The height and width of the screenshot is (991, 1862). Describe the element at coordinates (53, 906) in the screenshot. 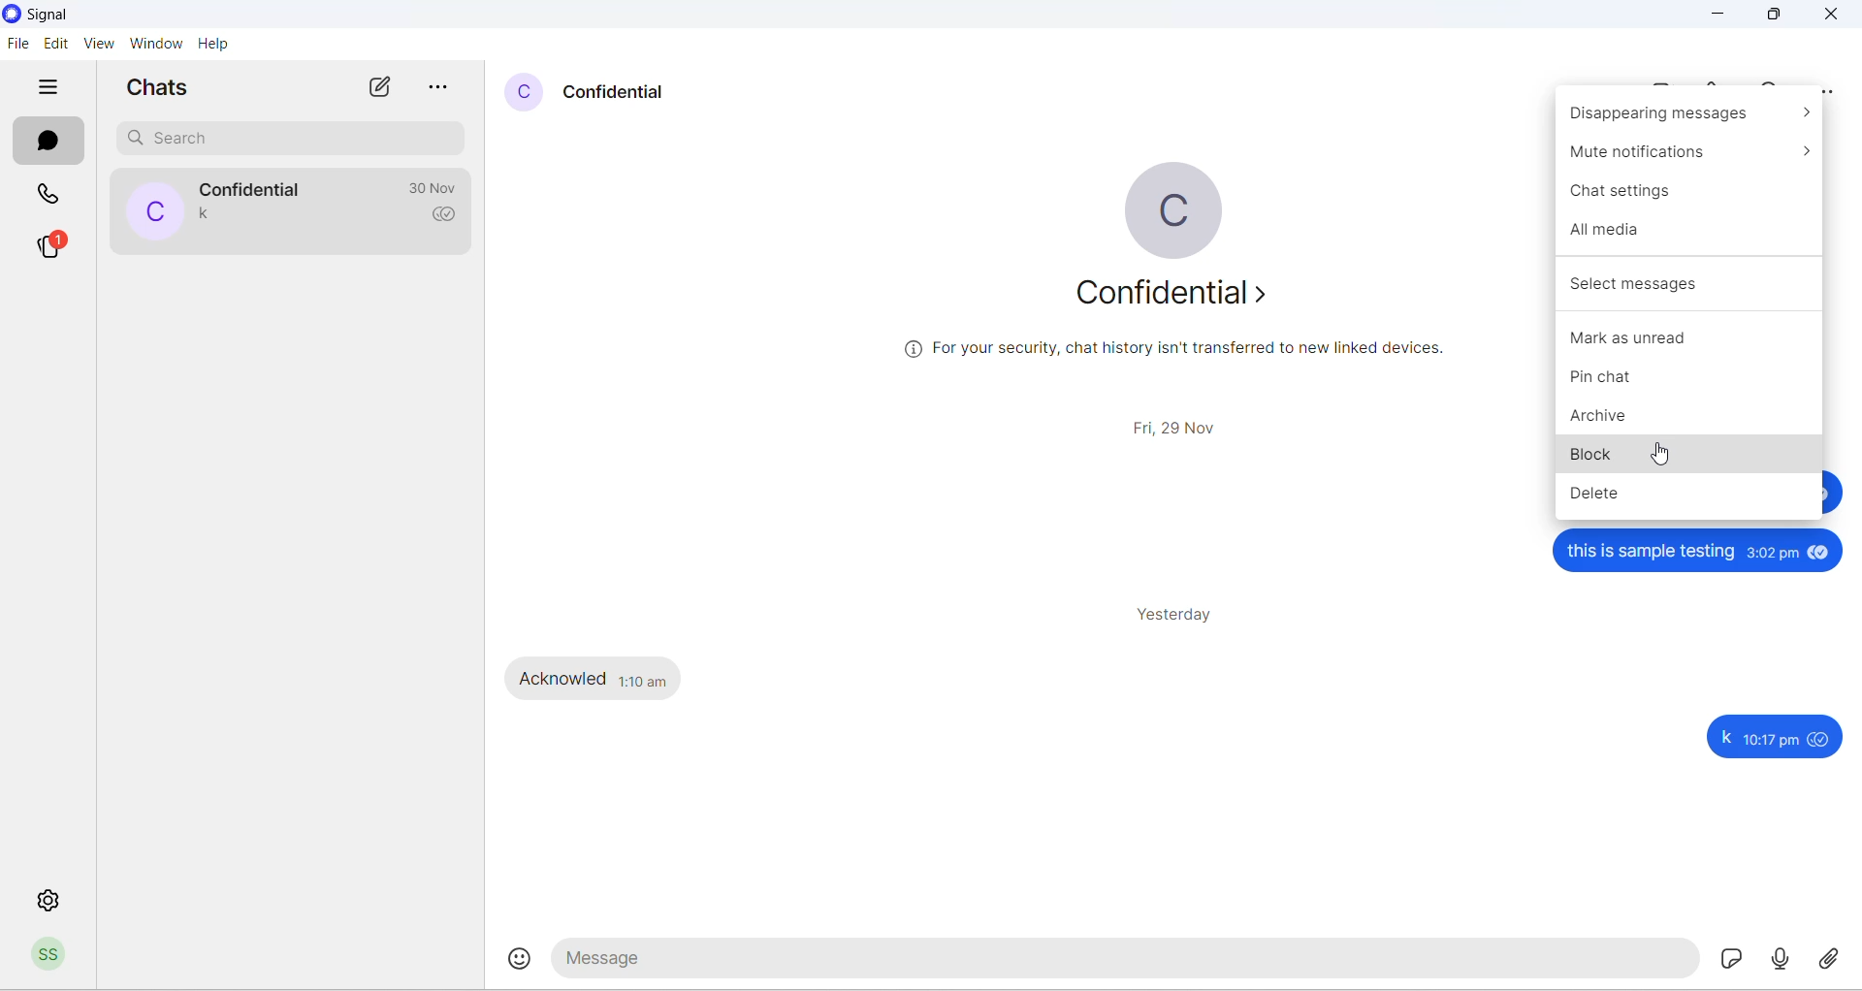

I see `settings` at that location.